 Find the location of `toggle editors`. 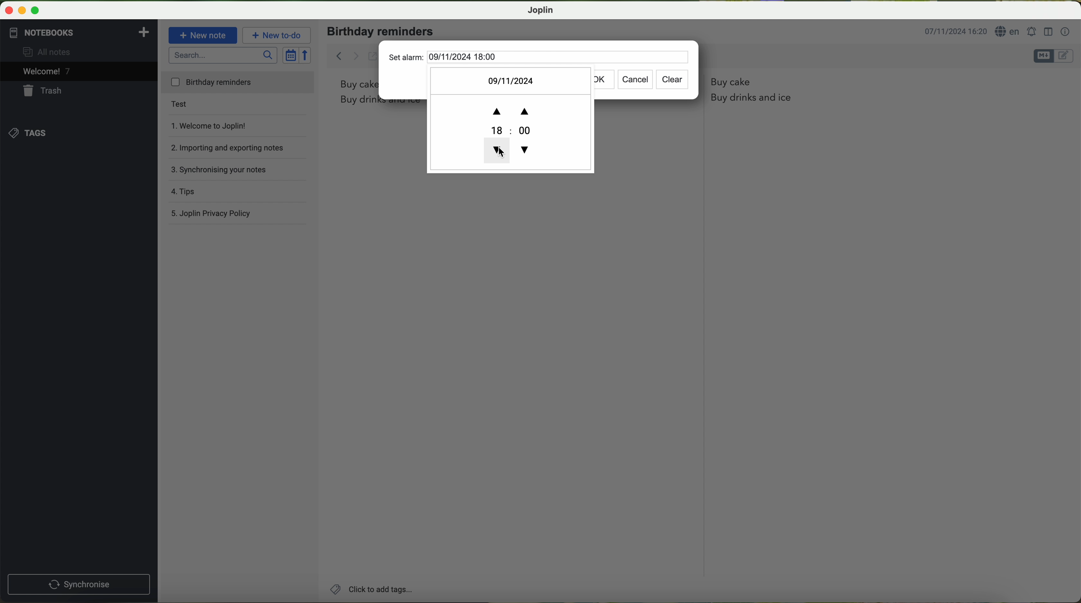

toggle editors is located at coordinates (1054, 56).